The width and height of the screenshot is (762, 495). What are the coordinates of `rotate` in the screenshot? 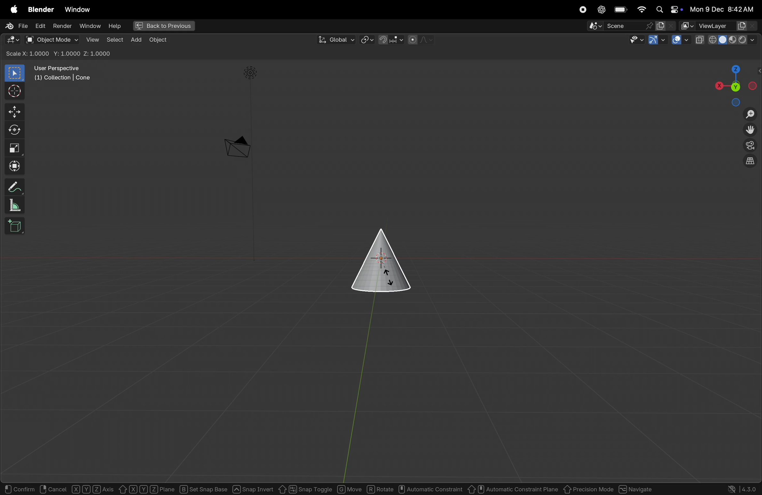 It's located at (382, 489).